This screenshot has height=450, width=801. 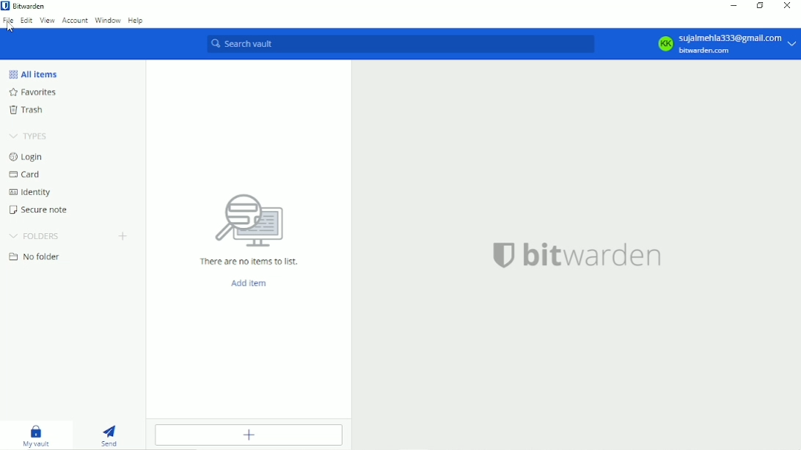 I want to click on Trash, so click(x=26, y=110).